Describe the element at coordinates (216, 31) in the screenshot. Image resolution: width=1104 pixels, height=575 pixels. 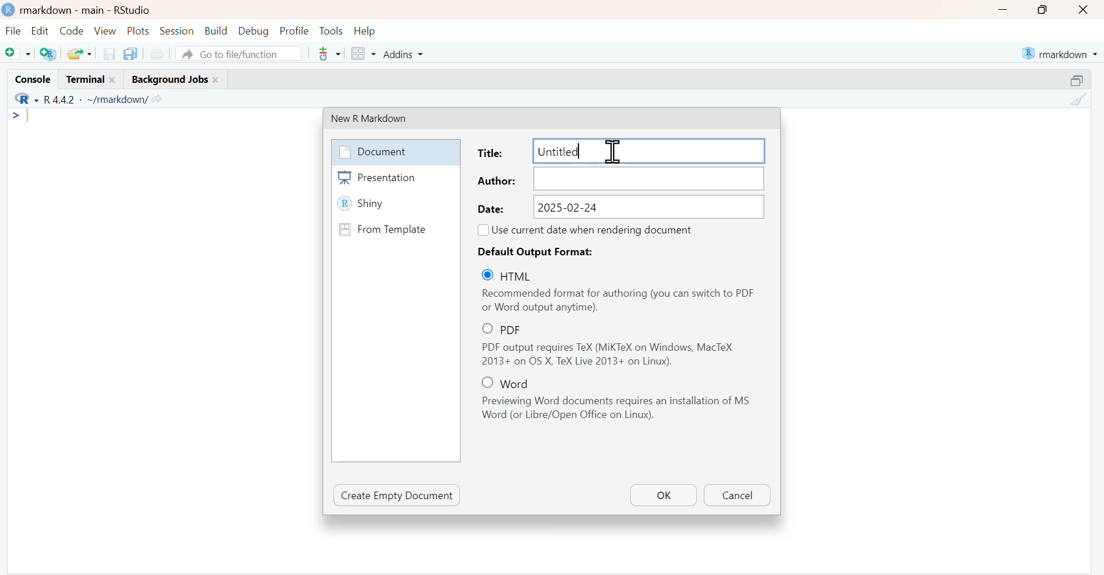
I see `Build` at that location.